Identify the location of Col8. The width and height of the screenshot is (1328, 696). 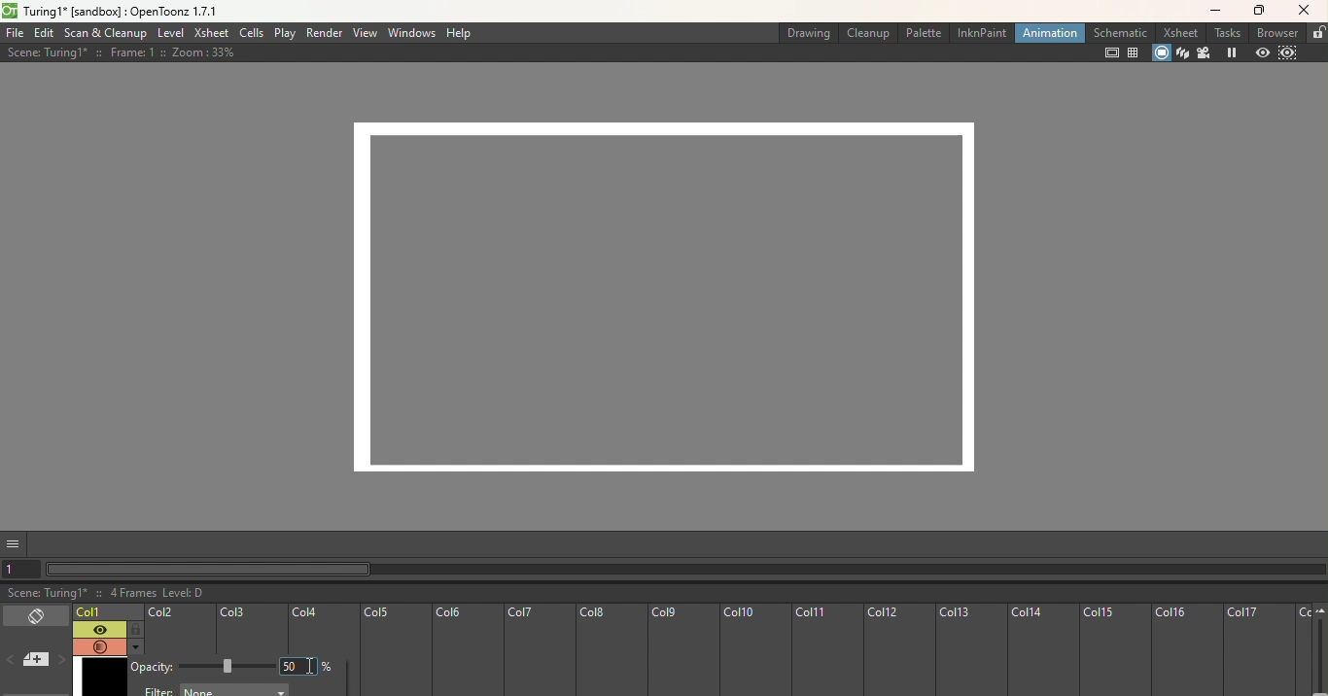
(610, 650).